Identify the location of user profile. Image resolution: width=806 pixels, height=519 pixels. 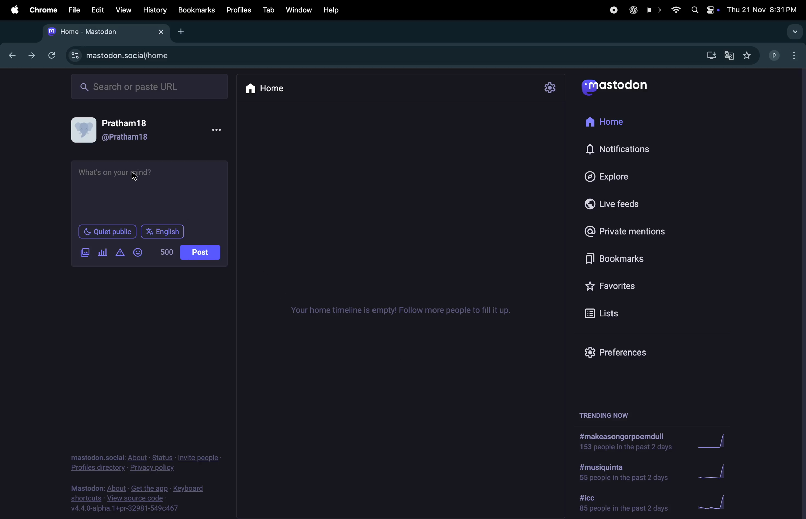
(85, 130).